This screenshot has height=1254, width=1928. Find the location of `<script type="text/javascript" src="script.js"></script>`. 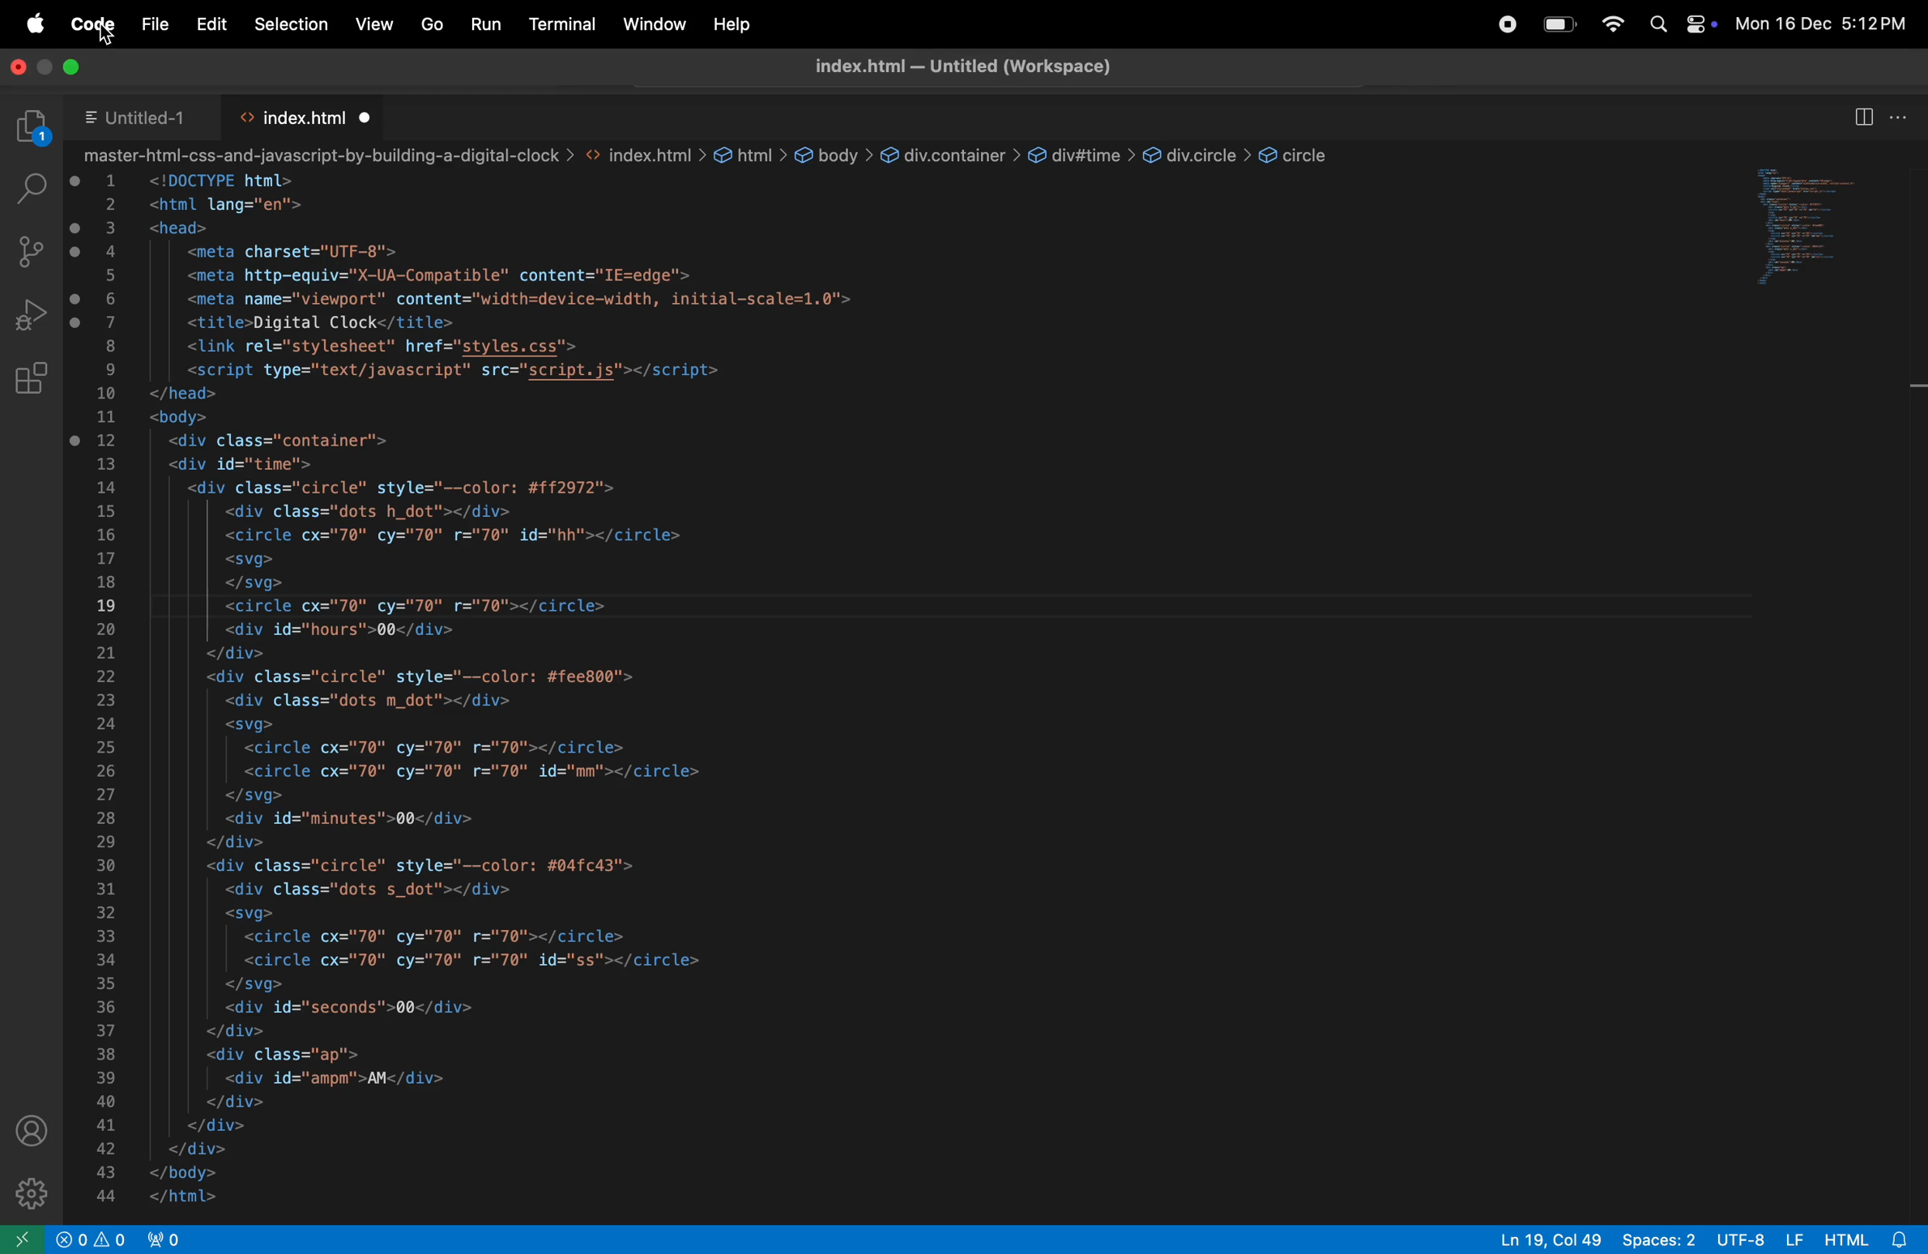

<script type="text/javascript" src="script.js"></script> is located at coordinates (476, 371).